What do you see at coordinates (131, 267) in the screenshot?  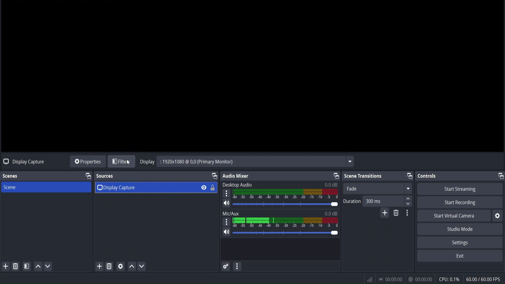 I see `move source up` at bounding box center [131, 267].